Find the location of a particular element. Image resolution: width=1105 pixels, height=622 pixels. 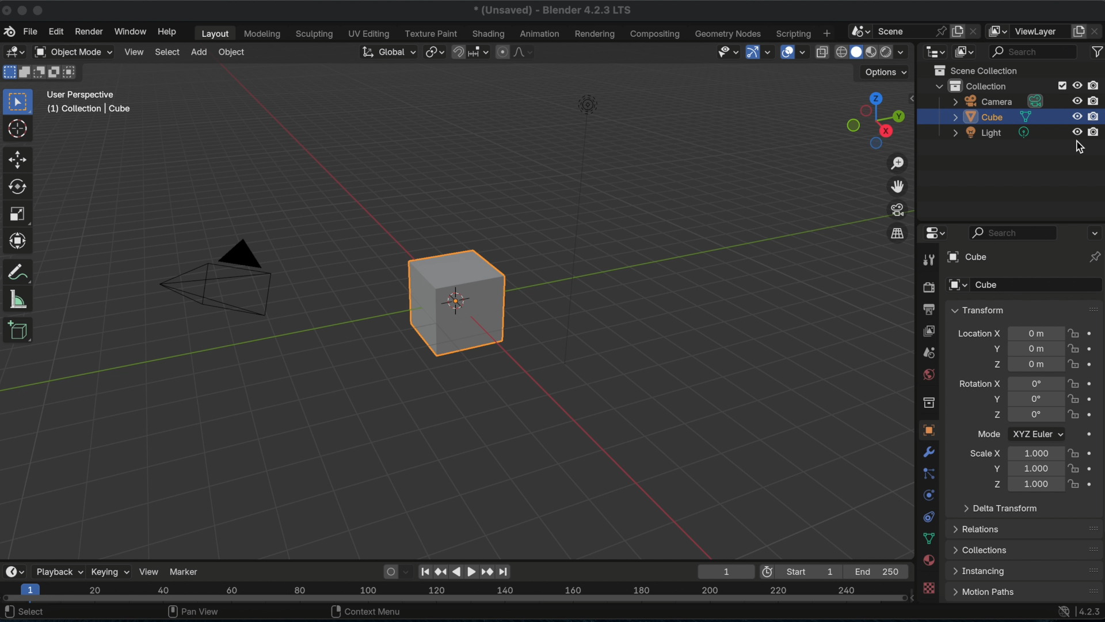

motion paths is located at coordinates (983, 592).